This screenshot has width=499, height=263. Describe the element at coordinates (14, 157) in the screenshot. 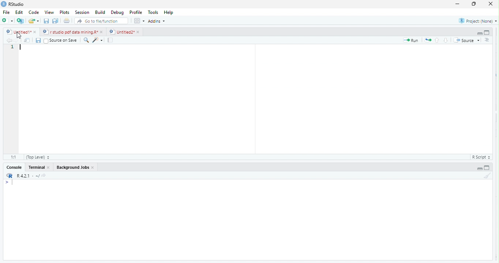

I see `1:1` at that location.